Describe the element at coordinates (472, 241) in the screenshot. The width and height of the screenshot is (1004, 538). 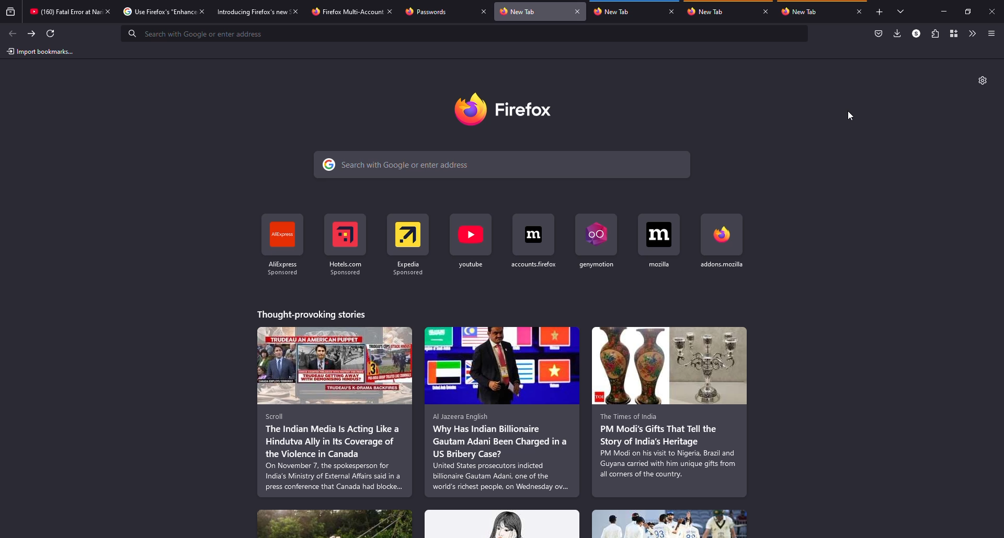
I see `shortcut` at that location.